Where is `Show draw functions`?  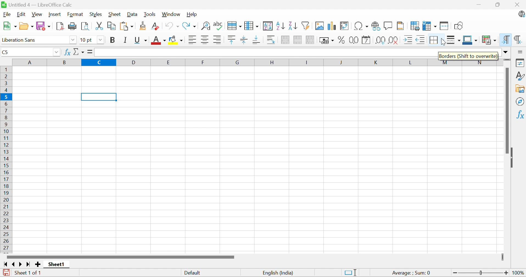
Show draw functions is located at coordinates (459, 26).